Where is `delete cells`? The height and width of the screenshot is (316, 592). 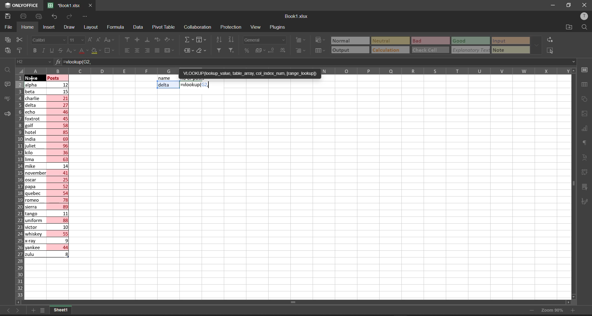
delete cells is located at coordinates (299, 50).